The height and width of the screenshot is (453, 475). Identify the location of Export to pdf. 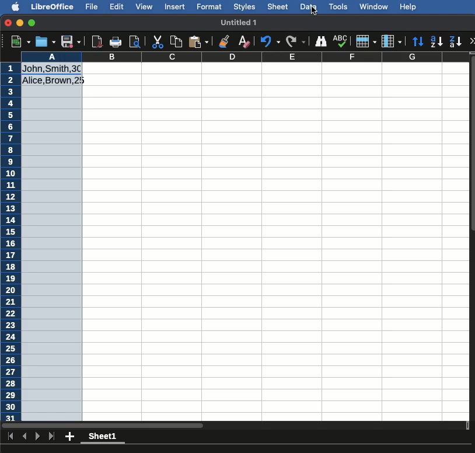
(96, 41).